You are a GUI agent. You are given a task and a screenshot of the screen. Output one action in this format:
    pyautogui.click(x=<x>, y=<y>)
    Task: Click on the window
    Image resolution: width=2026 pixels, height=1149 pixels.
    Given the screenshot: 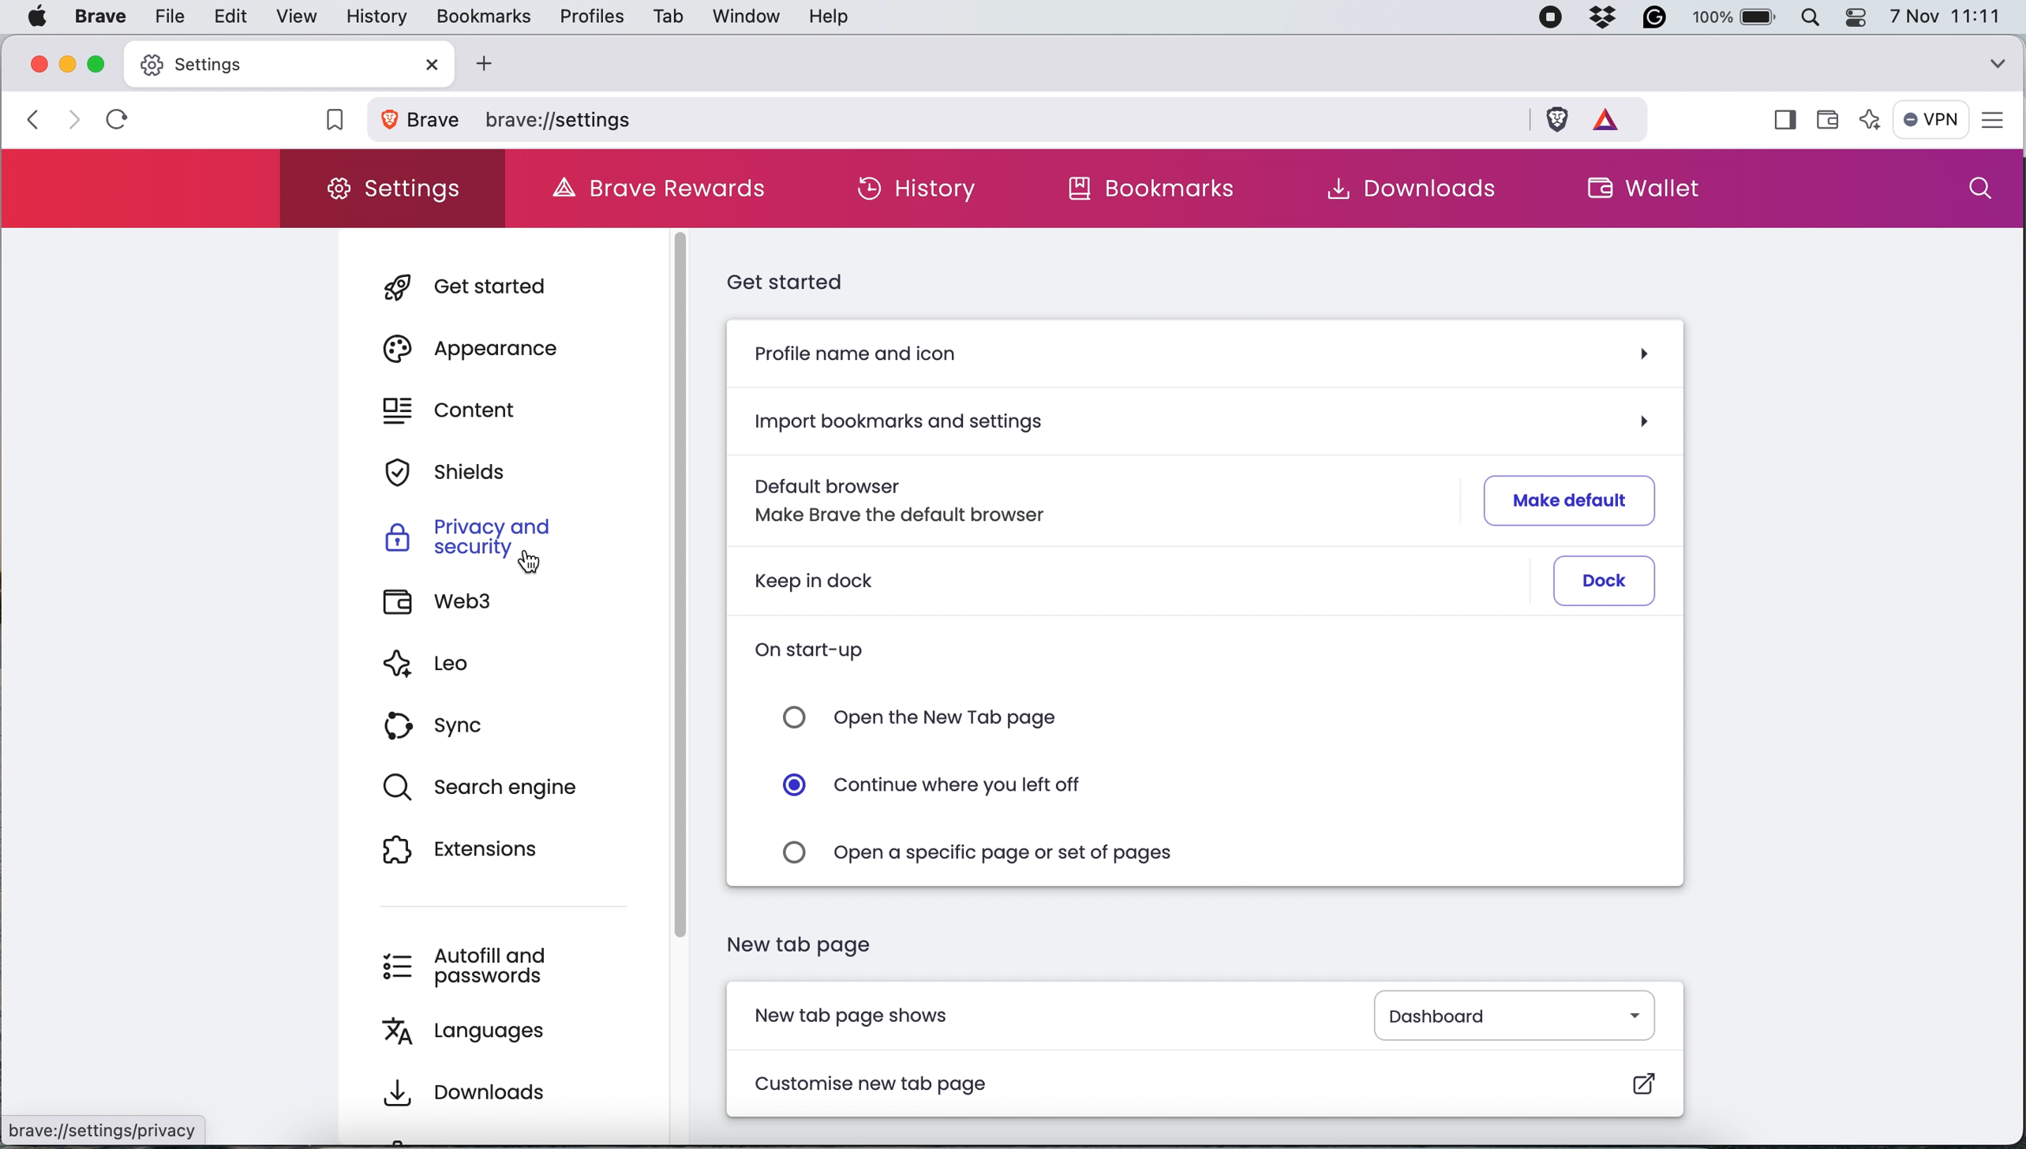 What is the action you would take?
    pyautogui.click(x=742, y=16)
    